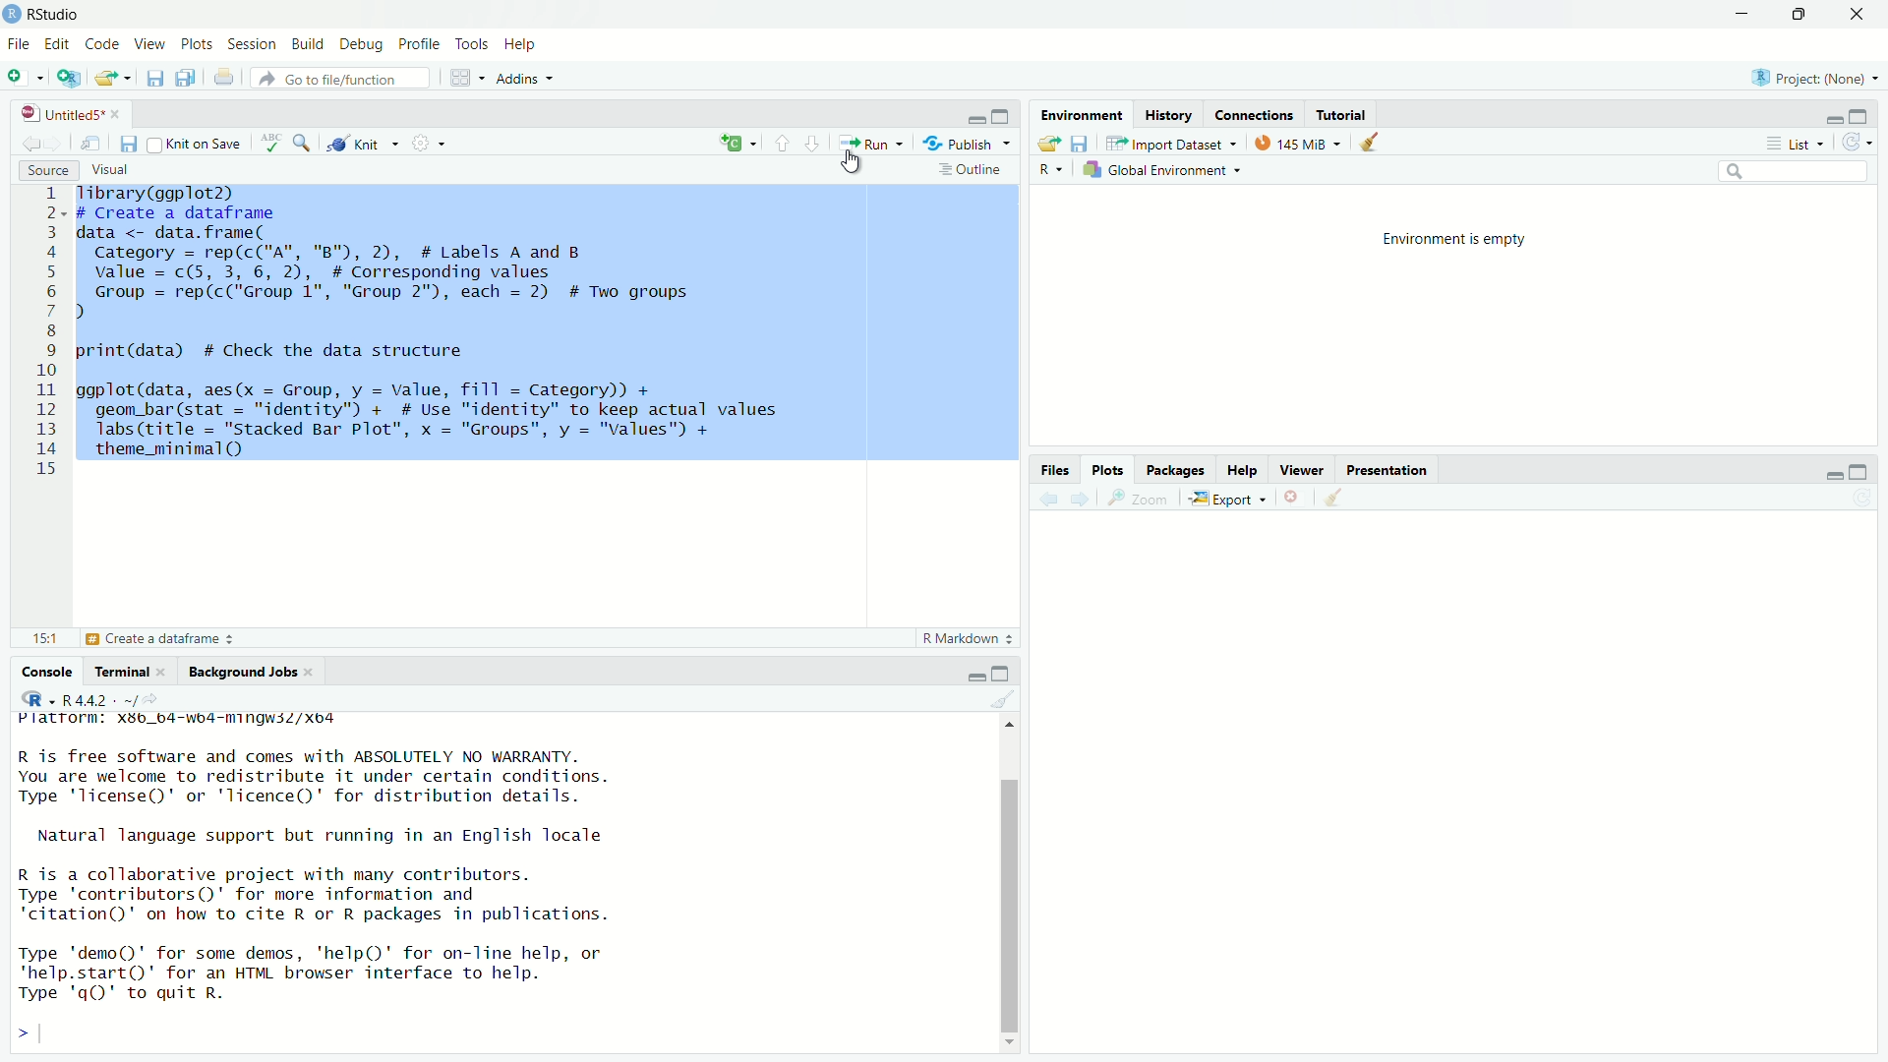  What do you see at coordinates (1172, 143) in the screenshot?
I see `Import Dataset` at bounding box center [1172, 143].